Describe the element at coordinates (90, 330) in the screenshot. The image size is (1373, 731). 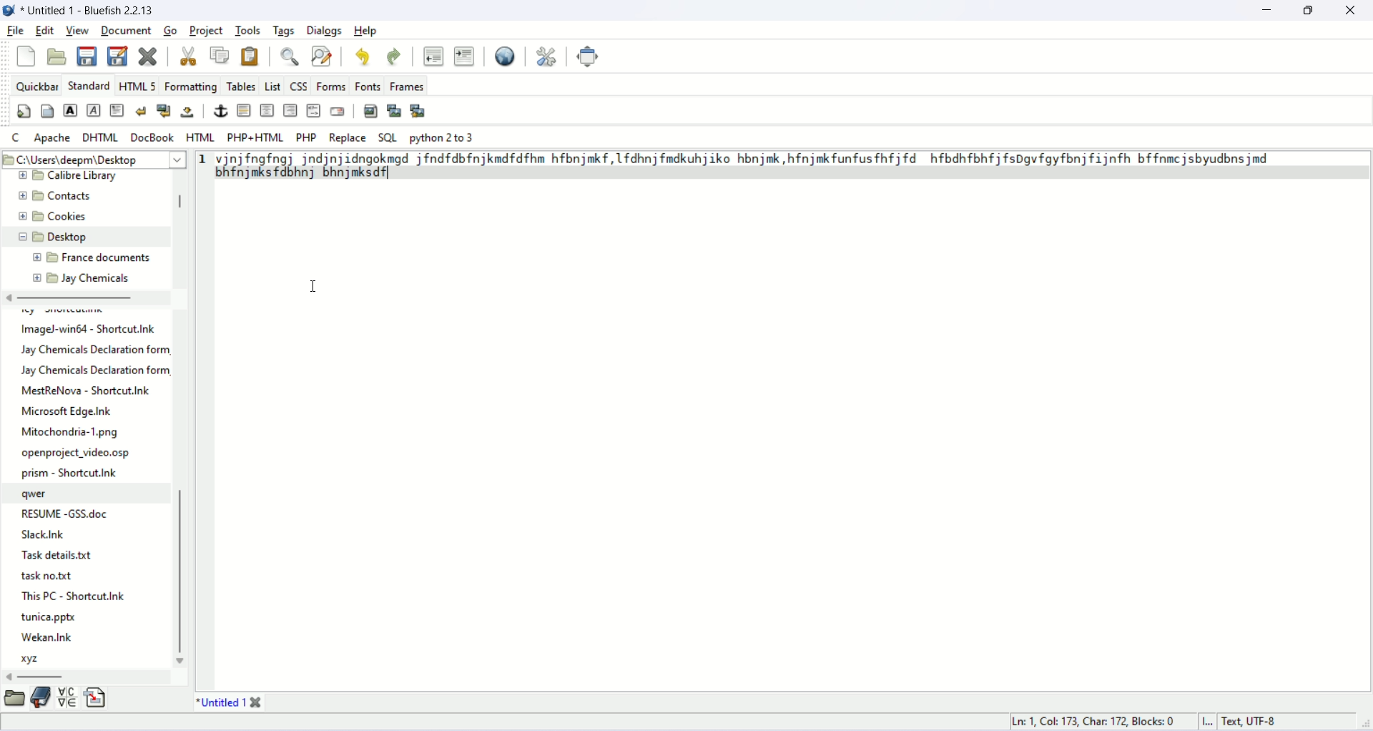
I see `ImageJ-win64 - Shortcut.Ink` at that location.